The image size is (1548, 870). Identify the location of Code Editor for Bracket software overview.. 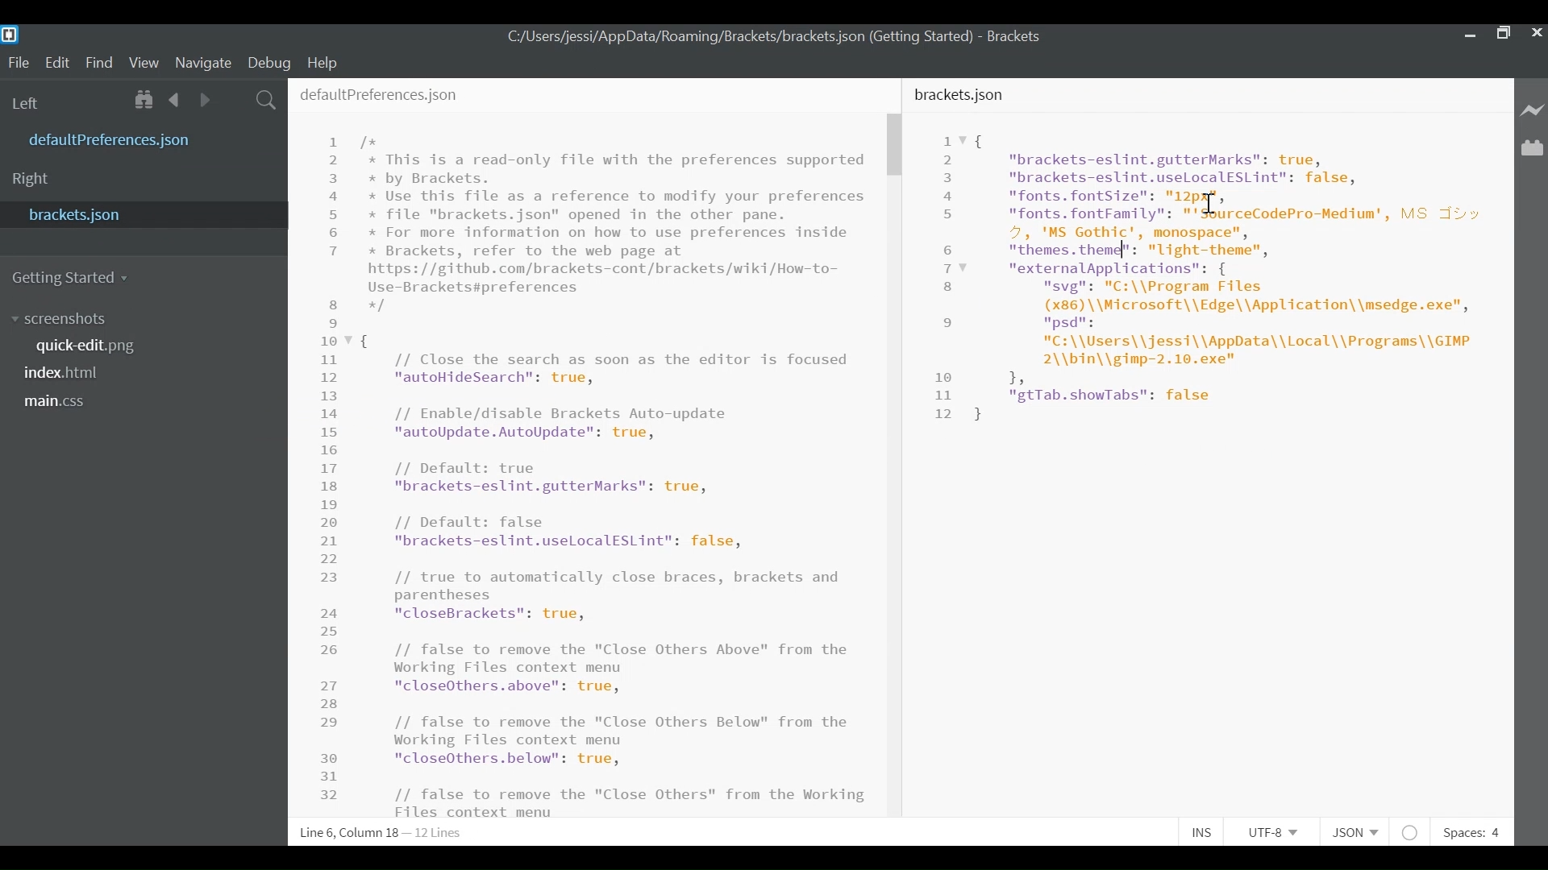
(1240, 278).